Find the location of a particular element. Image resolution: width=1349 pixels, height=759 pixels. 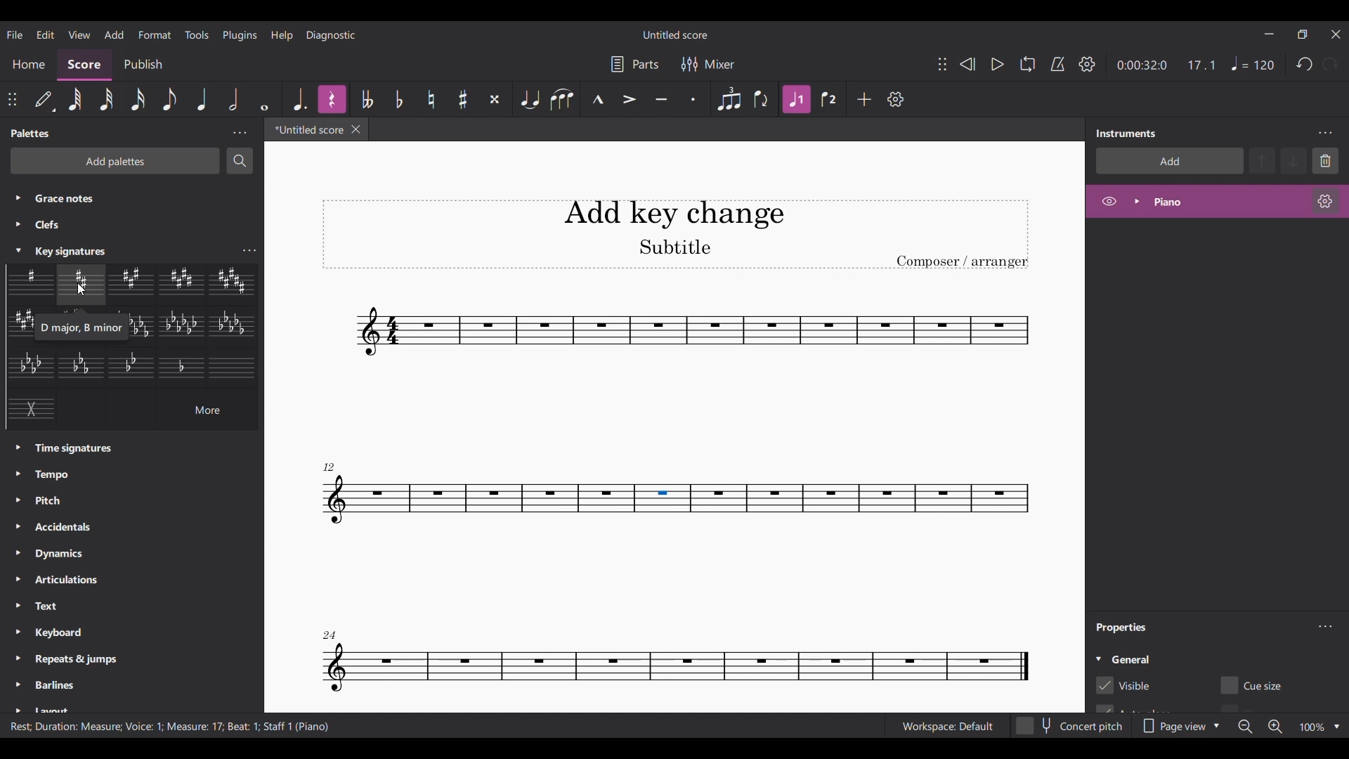

Key signature settings is located at coordinates (249, 251).